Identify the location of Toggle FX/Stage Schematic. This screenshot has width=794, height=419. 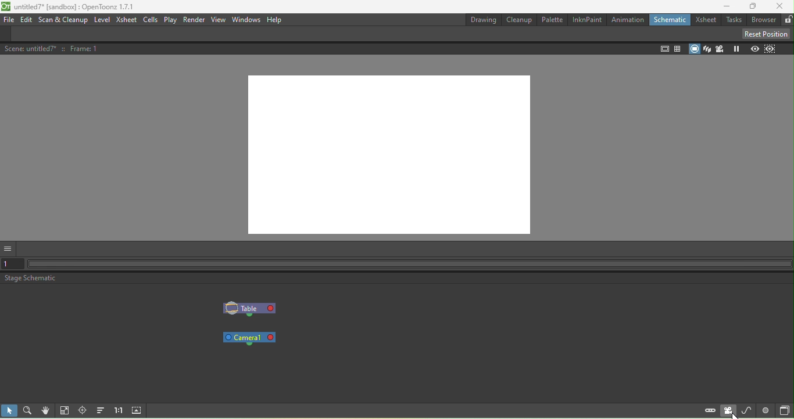
(782, 410).